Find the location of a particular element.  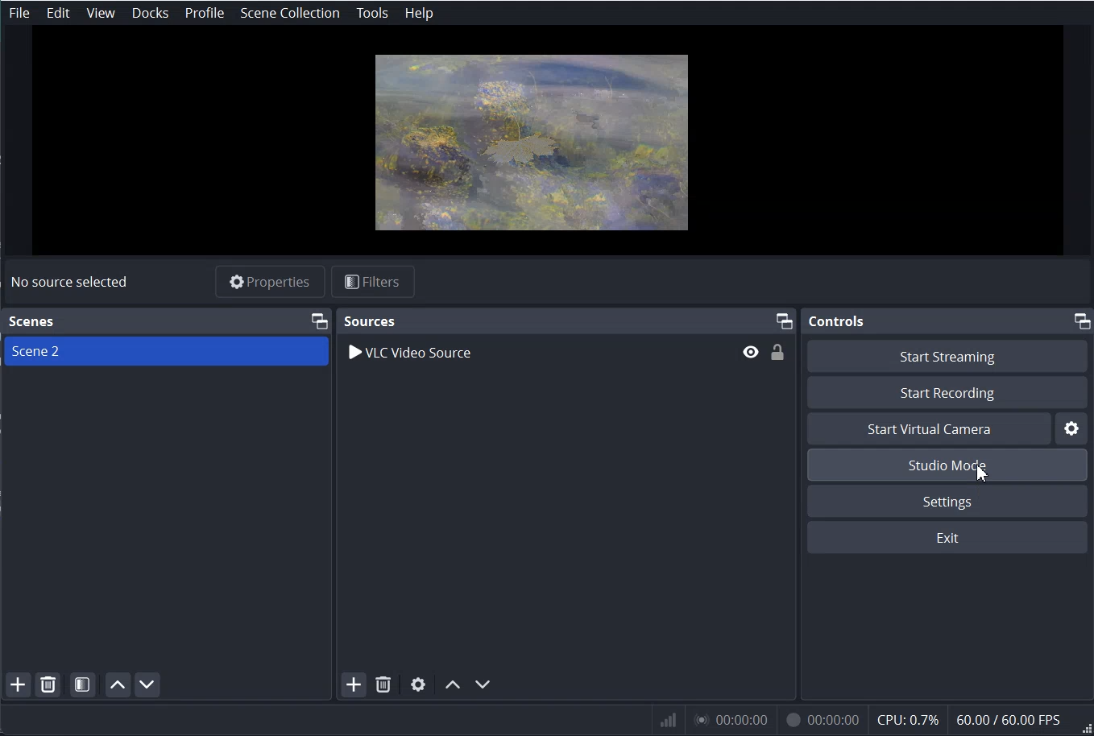

Move scene up is located at coordinates (117, 684).